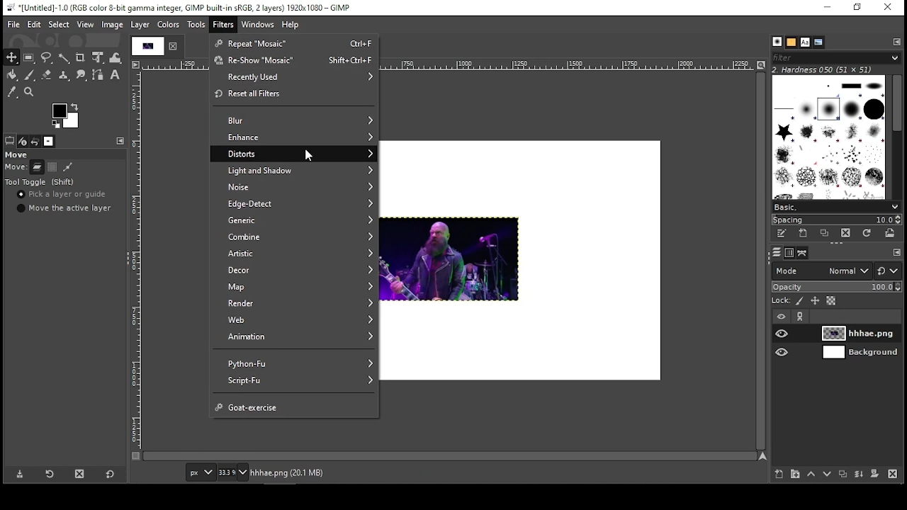 The width and height of the screenshot is (907, 510). What do you see at coordinates (288, 472) in the screenshot?
I see `hhhae.png (20.1 mb)` at bounding box center [288, 472].